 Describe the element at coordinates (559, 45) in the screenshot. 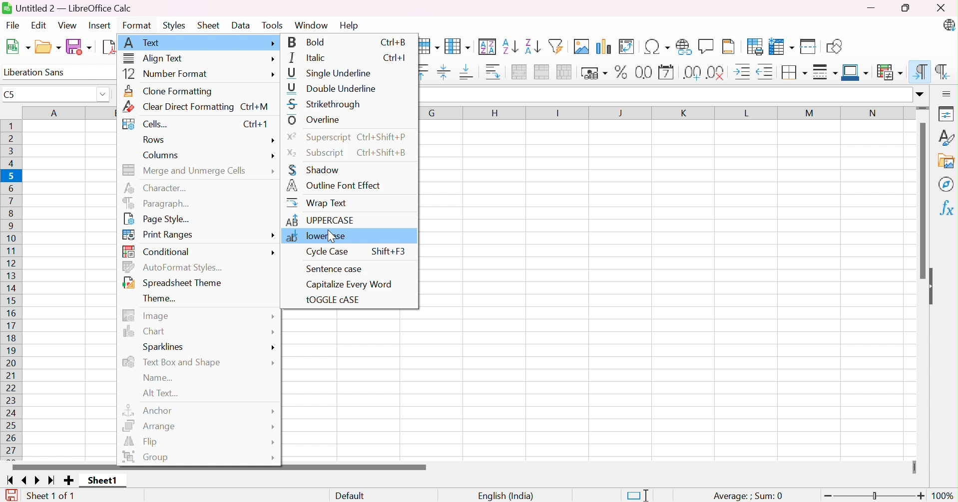

I see `AutoFilter` at that location.